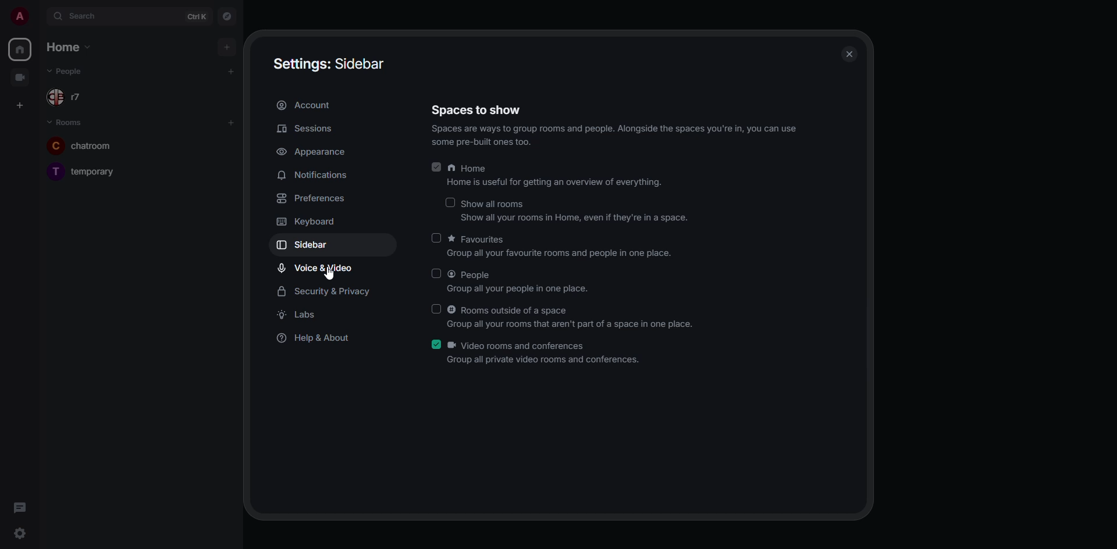  What do you see at coordinates (316, 176) in the screenshot?
I see `notifications` at bounding box center [316, 176].